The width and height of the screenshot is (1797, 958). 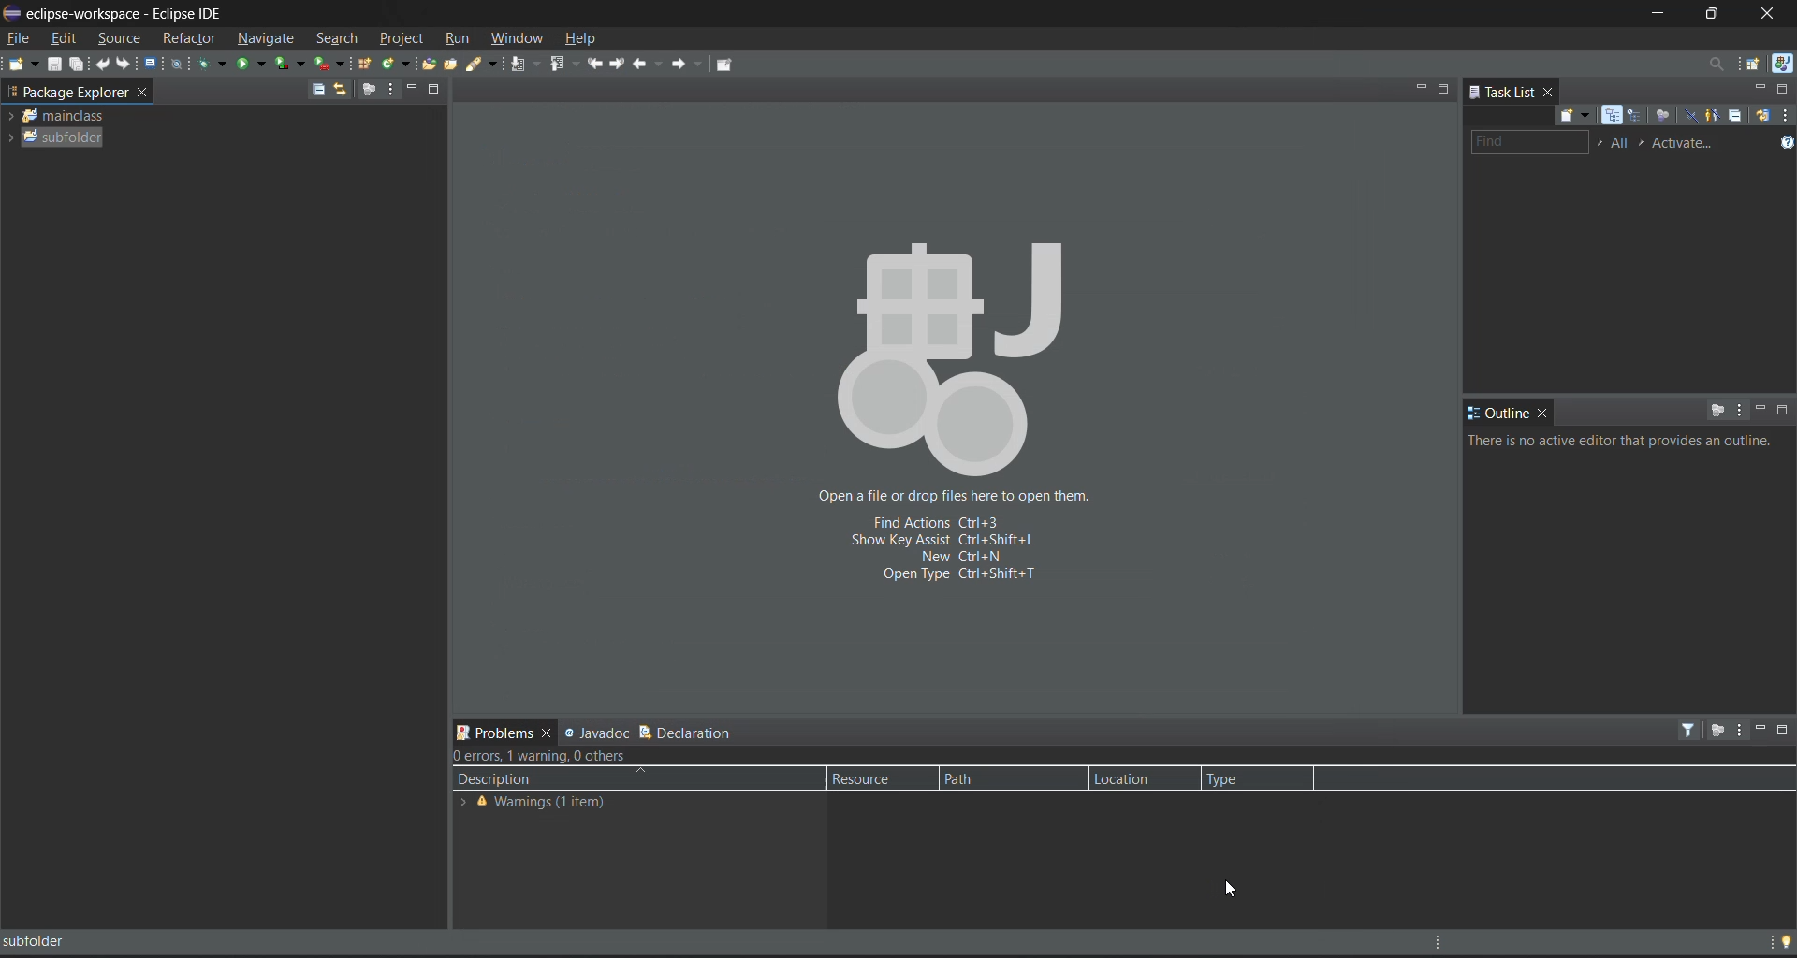 I want to click on maximize, so click(x=1786, y=731).